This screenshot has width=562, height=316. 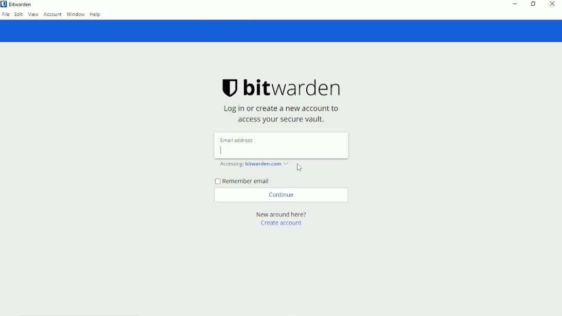 I want to click on New around here?, so click(x=284, y=215).